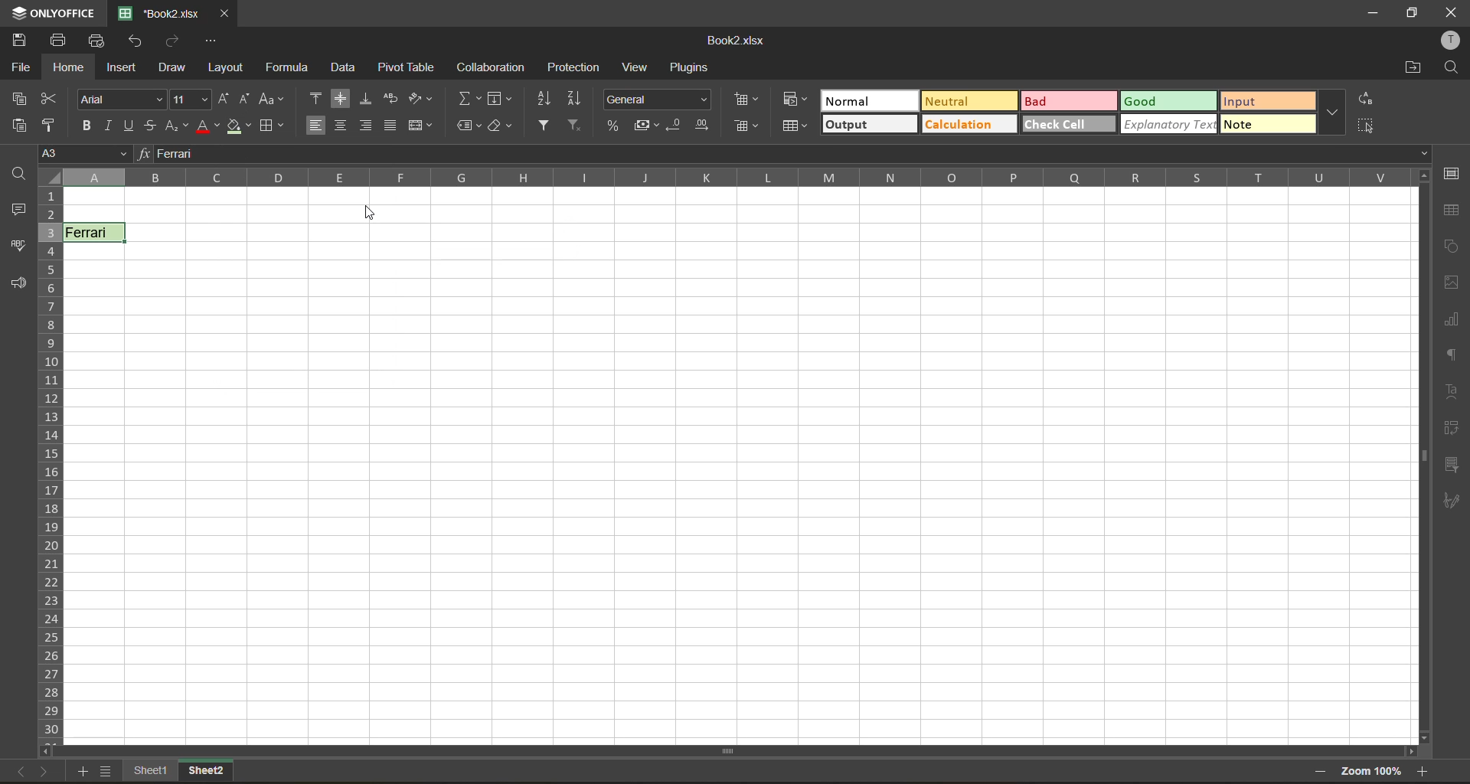 Image resolution: width=1470 pixels, height=784 pixels. What do you see at coordinates (750, 128) in the screenshot?
I see `format as table` at bounding box center [750, 128].